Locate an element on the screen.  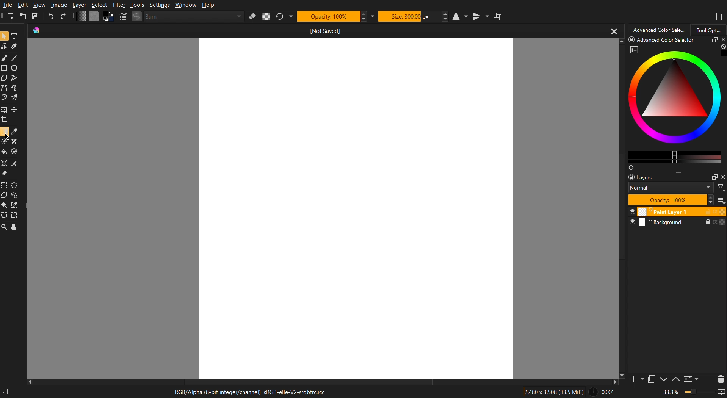
Edit is located at coordinates (24, 5).